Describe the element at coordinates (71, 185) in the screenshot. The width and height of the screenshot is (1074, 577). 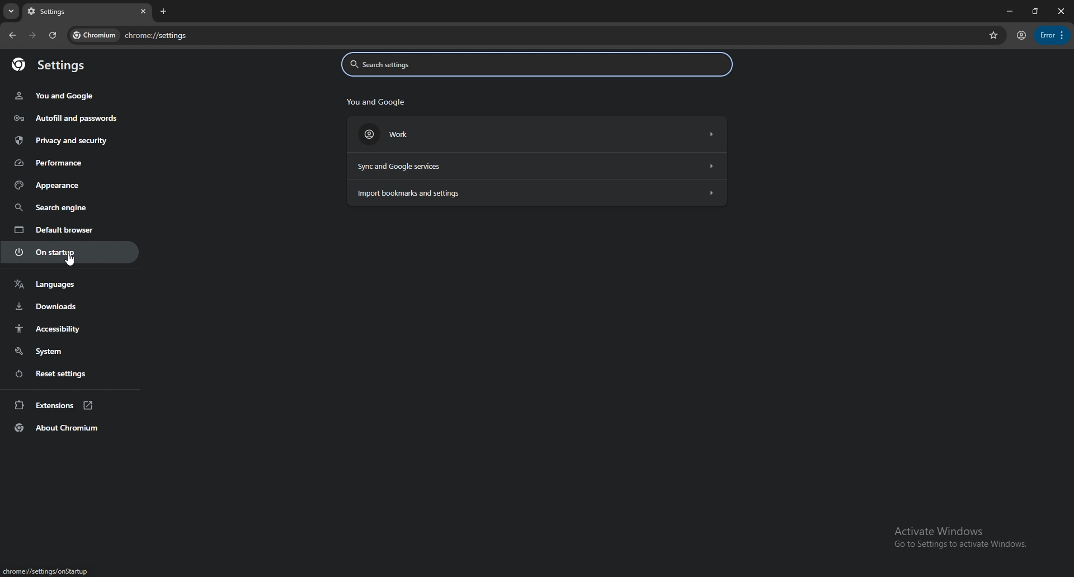
I see `appearance` at that location.